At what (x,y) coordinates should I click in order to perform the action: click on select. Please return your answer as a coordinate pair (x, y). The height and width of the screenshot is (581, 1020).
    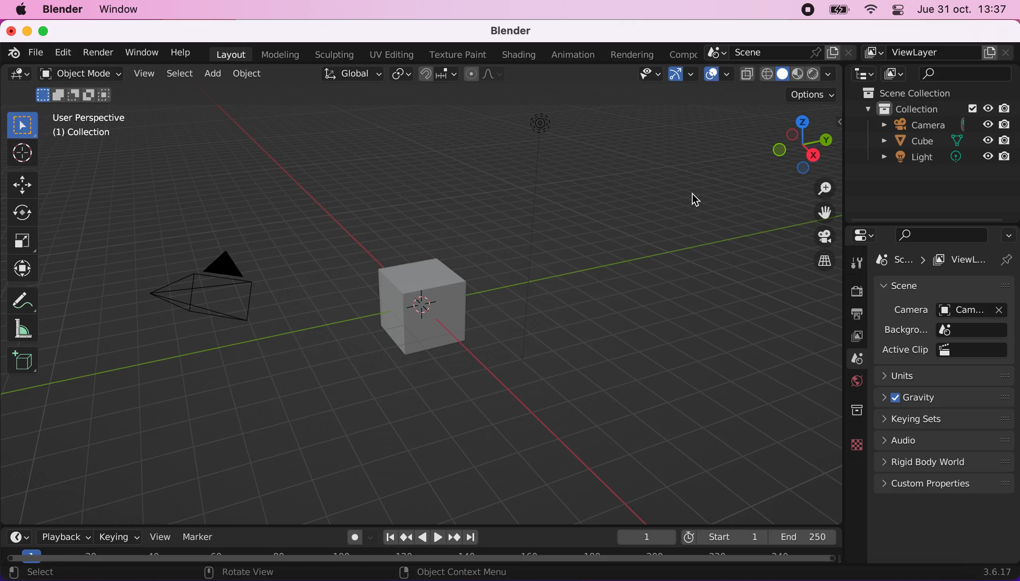
    Looking at the image, I should click on (178, 74).